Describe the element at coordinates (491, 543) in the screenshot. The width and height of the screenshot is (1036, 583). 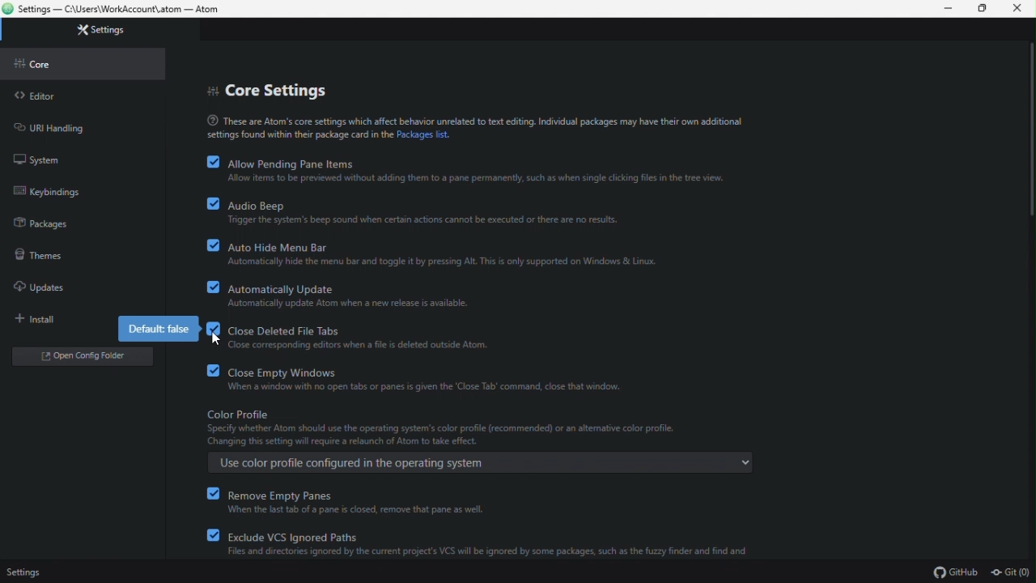
I see `exclude VCS ignored paths` at that location.